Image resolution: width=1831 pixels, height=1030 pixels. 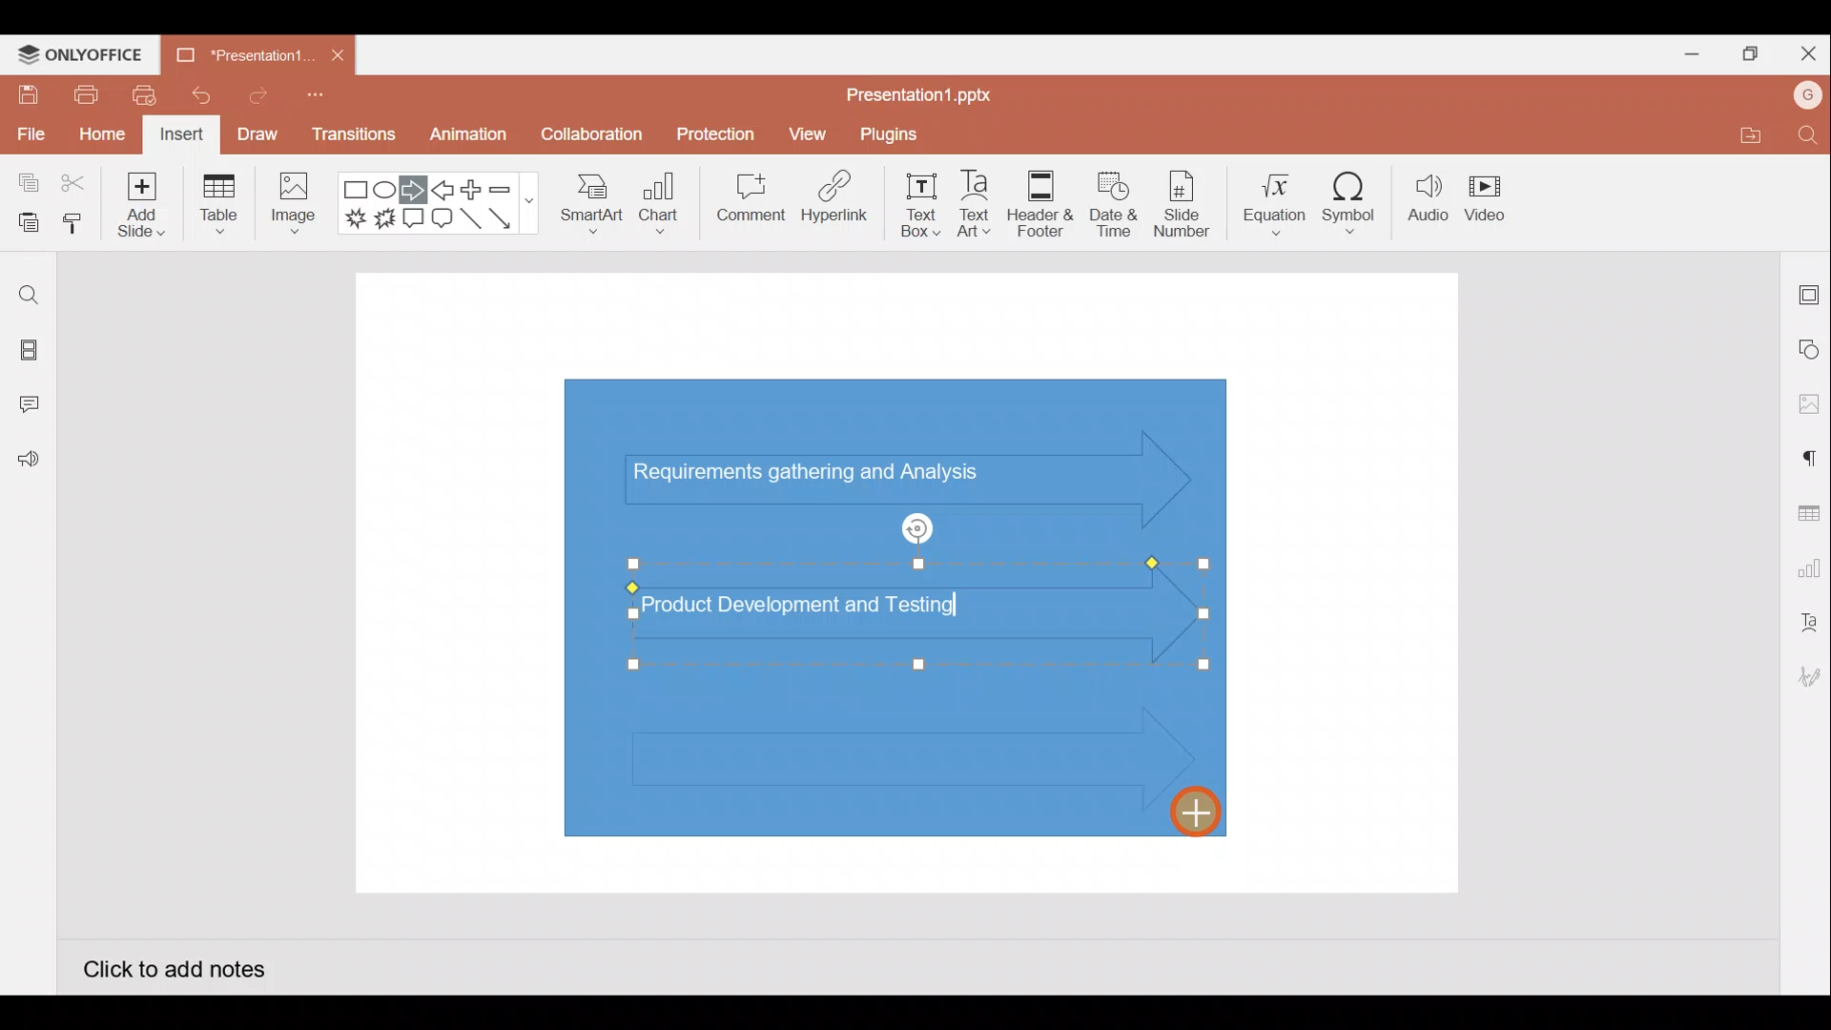 I want to click on Table settings, so click(x=1804, y=511).